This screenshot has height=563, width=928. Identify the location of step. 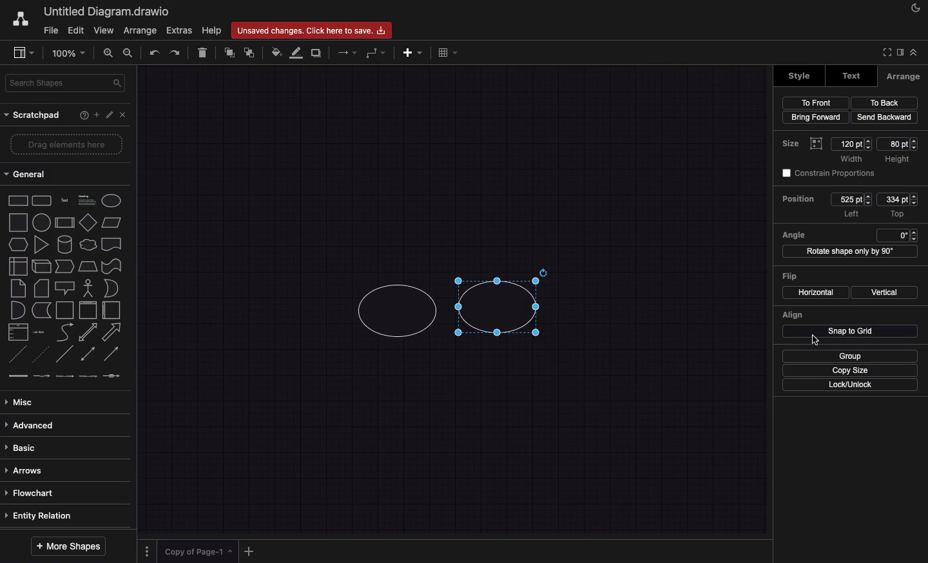
(64, 266).